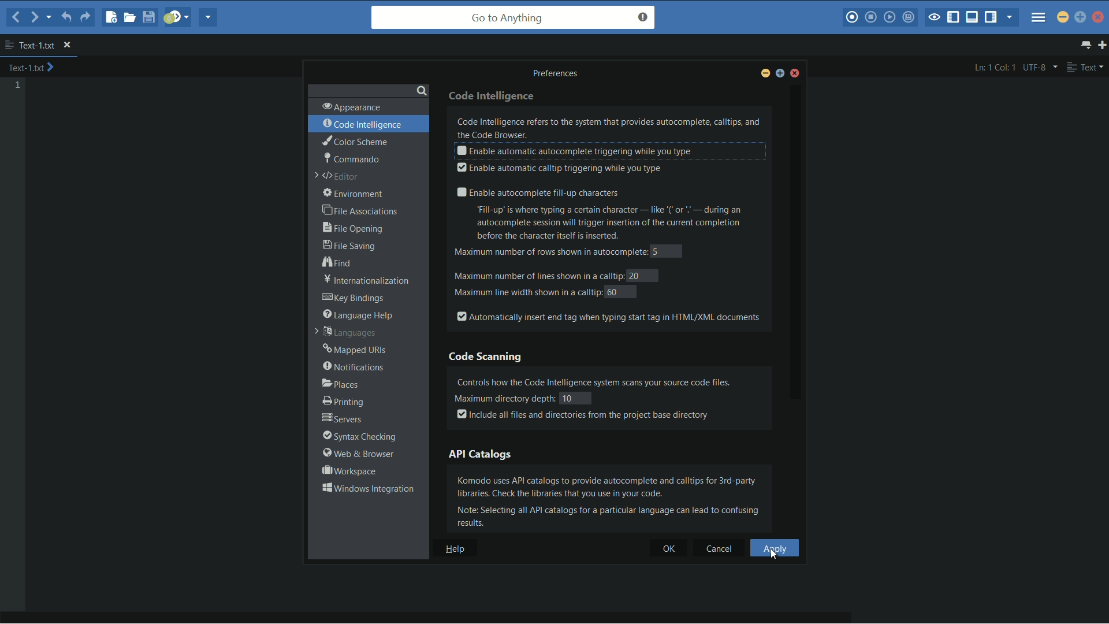 The image size is (1109, 624). What do you see at coordinates (635, 276) in the screenshot?
I see `20` at bounding box center [635, 276].